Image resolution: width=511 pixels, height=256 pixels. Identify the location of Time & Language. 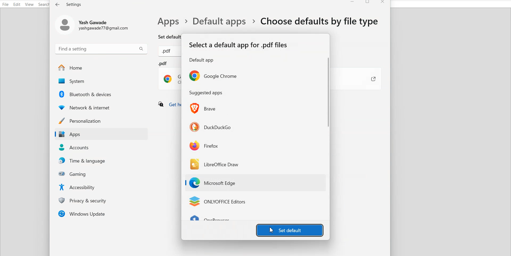
(103, 161).